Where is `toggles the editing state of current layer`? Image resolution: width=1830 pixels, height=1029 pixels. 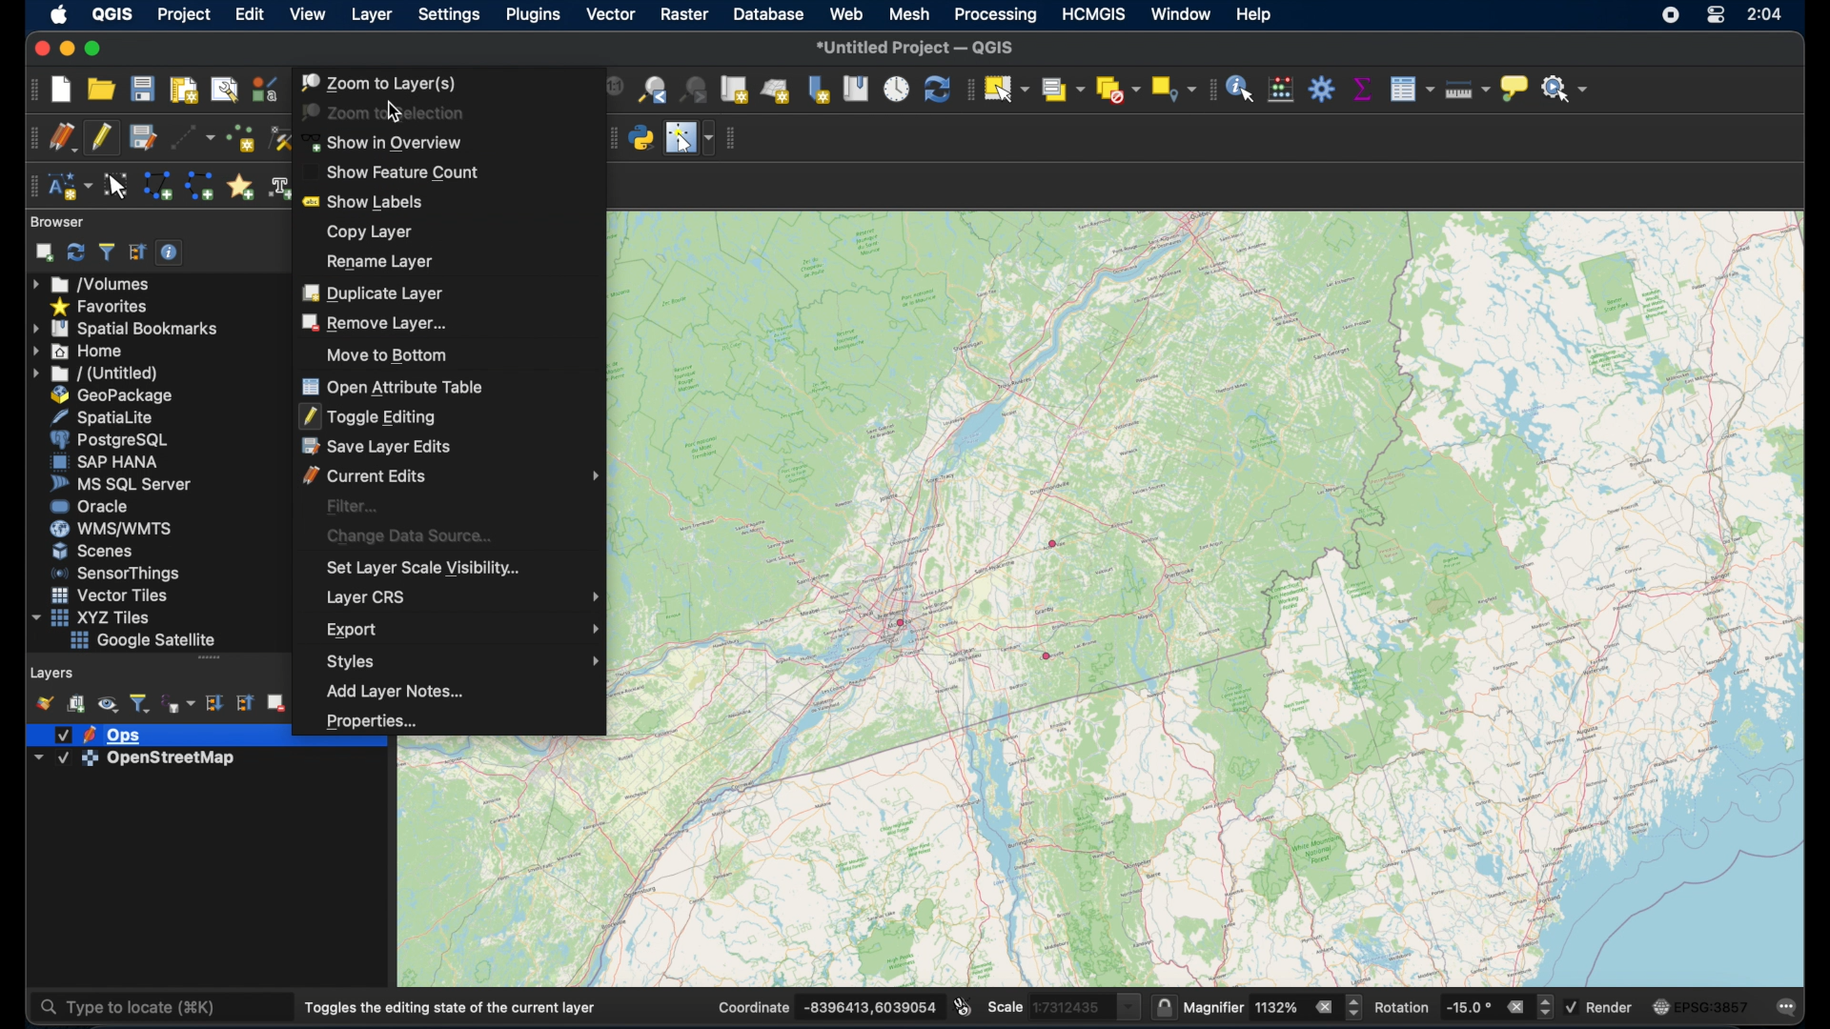 toggles the editing state of current layer is located at coordinates (448, 1006).